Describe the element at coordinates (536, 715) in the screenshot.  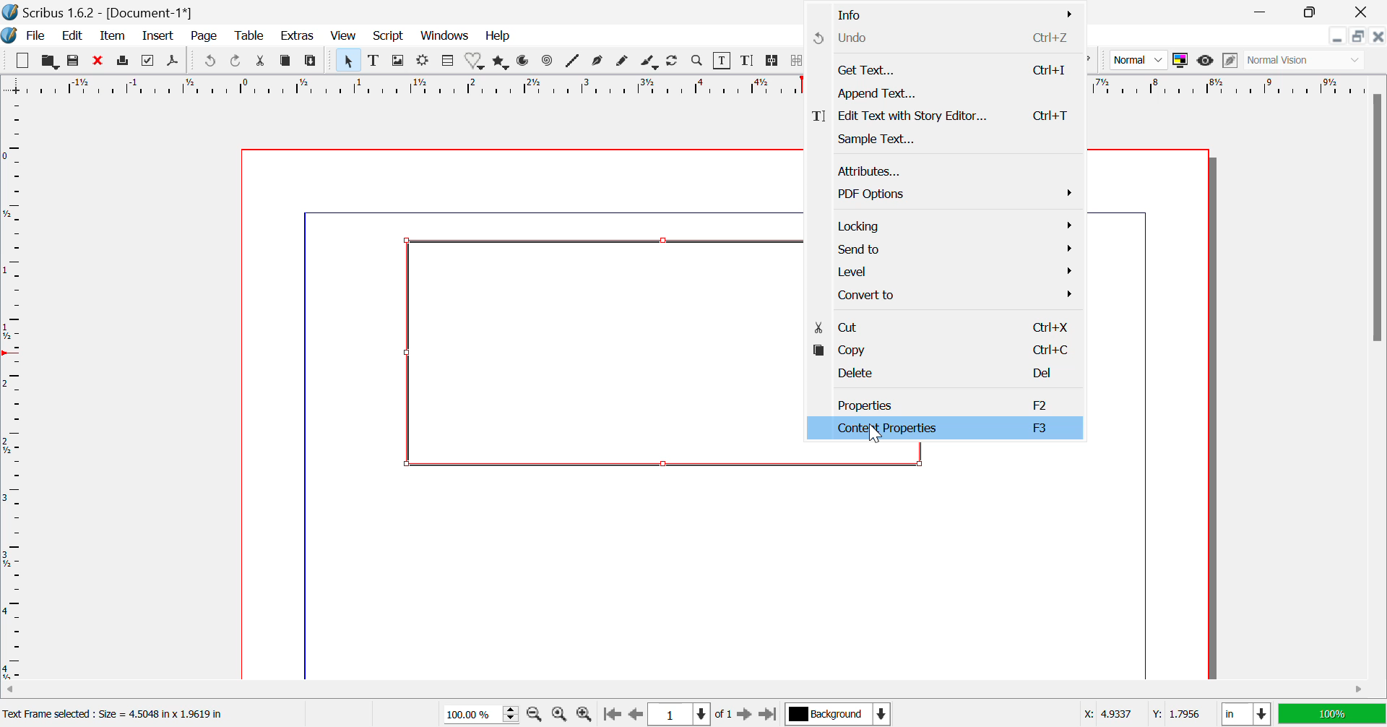
I see `Zoom Out` at that location.